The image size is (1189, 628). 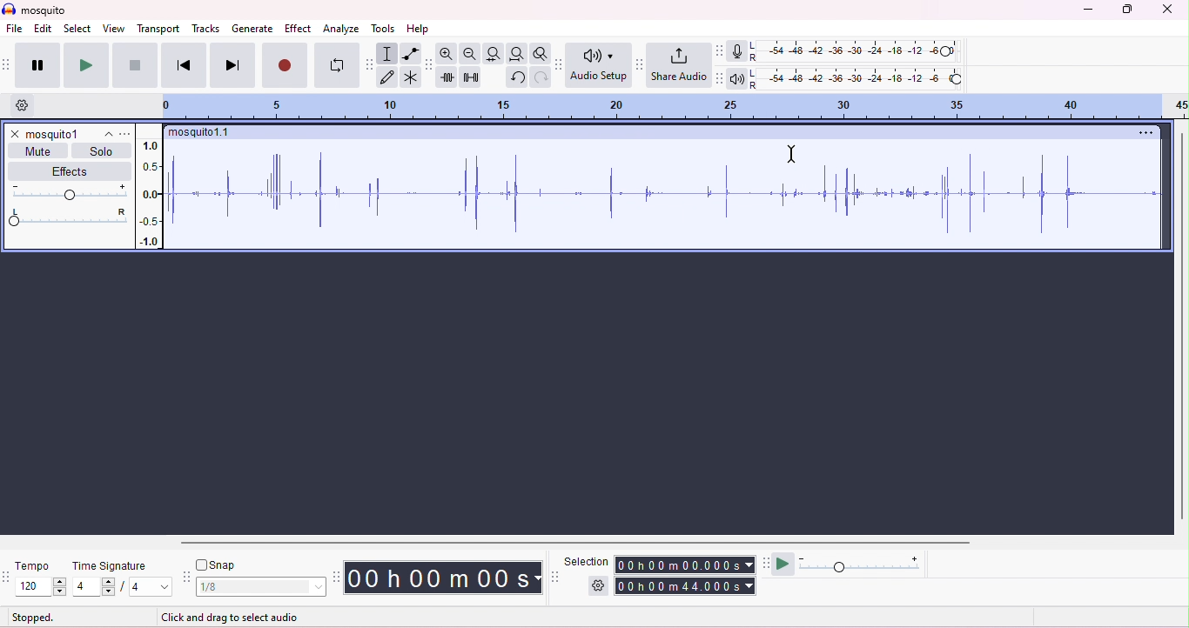 What do you see at coordinates (468, 54) in the screenshot?
I see `zoom in` at bounding box center [468, 54].